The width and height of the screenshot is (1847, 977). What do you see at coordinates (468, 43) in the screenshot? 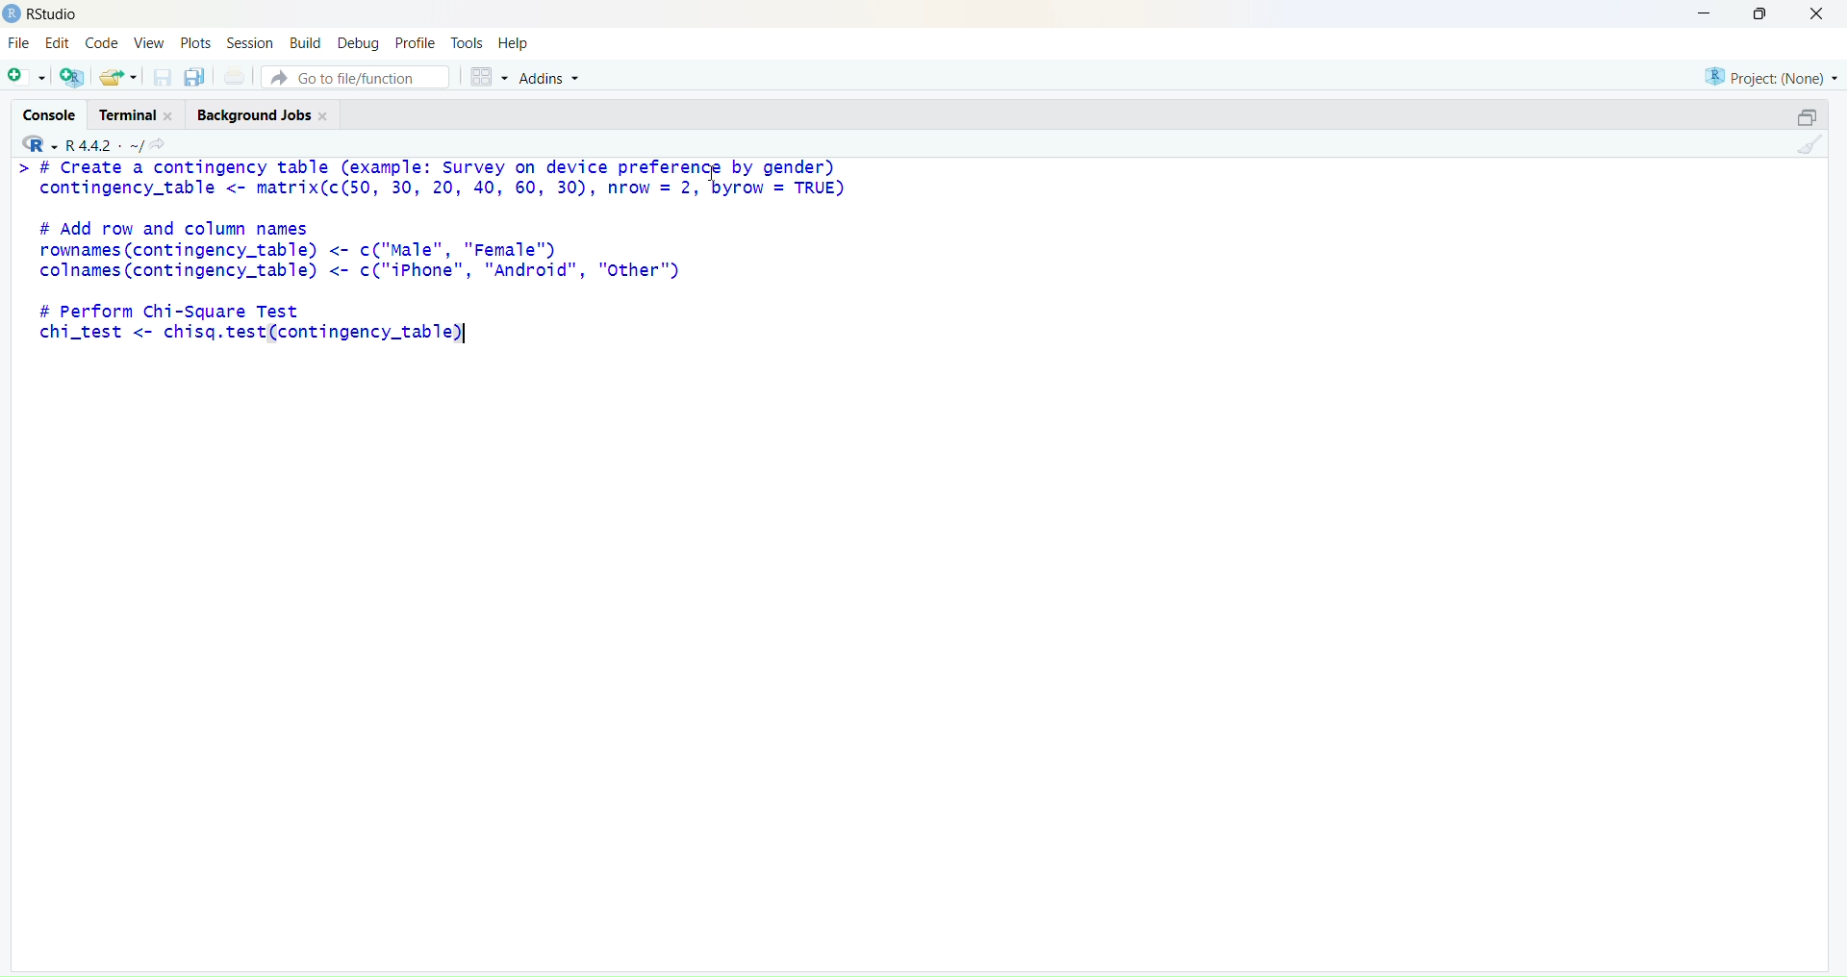
I see `Tools` at bounding box center [468, 43].